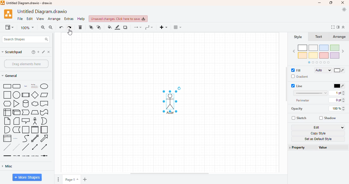 The height and width of the screenshot is (184, 349). I want to click on options, so click(59, 180).